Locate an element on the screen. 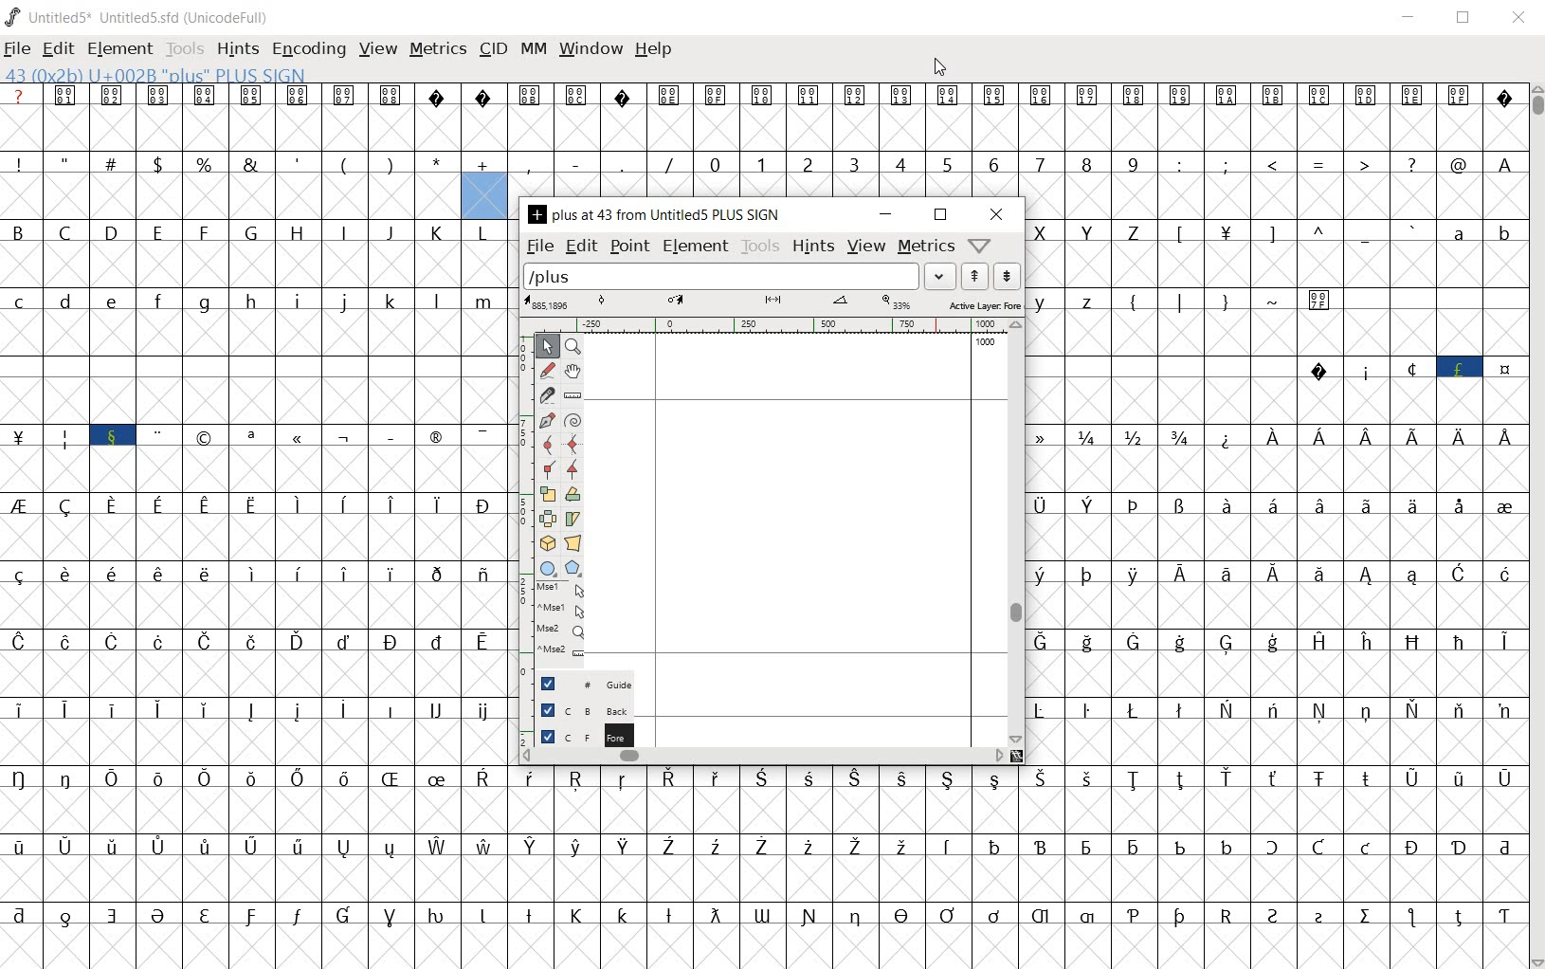  43 (0X2B) u+002b "plus" PLUS SIGN is located at coordinates (158, 75).